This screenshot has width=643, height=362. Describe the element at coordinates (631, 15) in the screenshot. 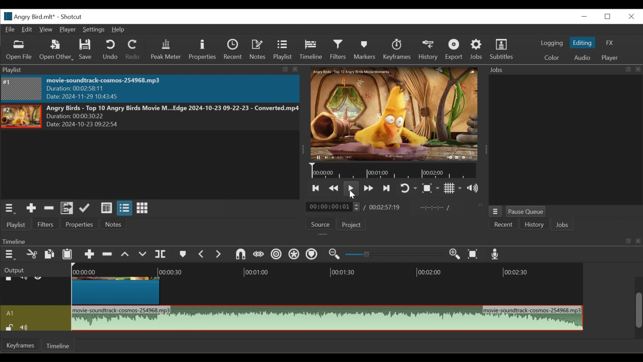

I see `Close` at that location.